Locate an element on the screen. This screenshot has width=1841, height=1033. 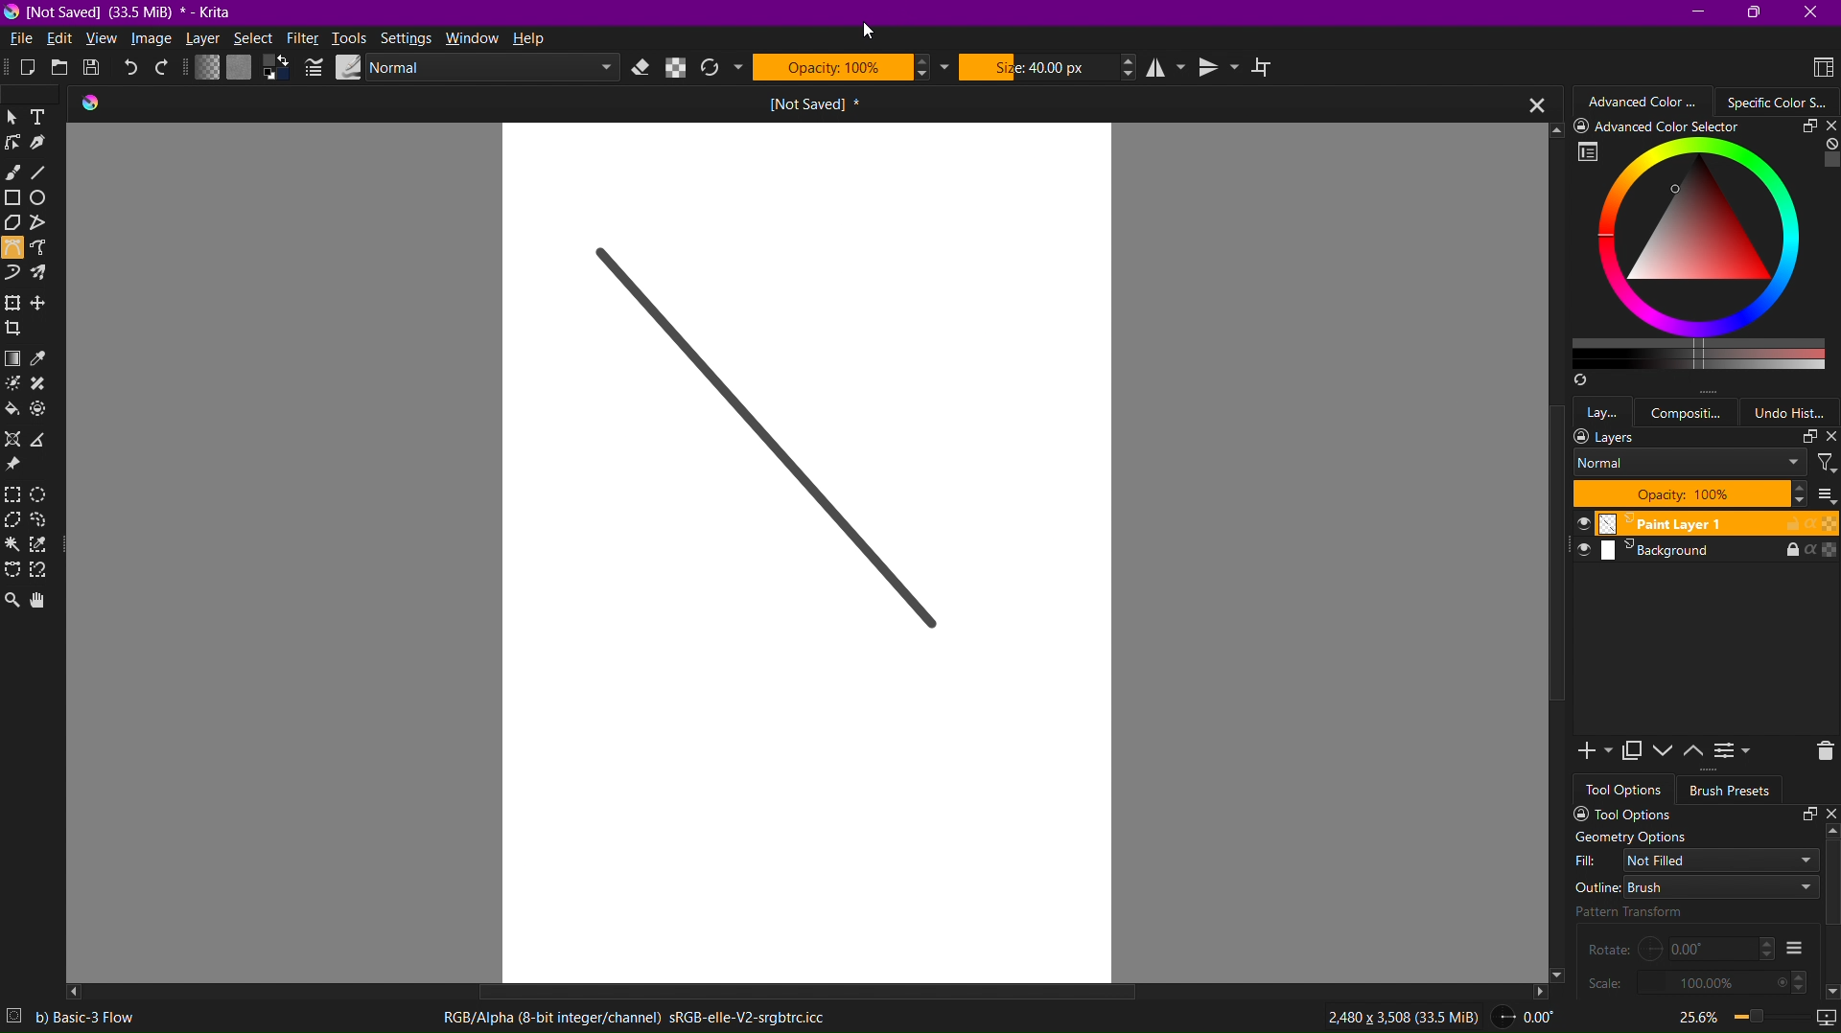
Gradient is located at coordinates (13, 358).